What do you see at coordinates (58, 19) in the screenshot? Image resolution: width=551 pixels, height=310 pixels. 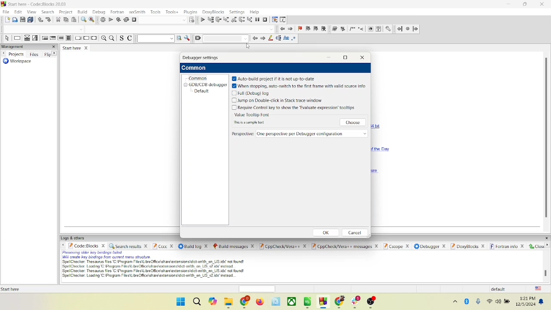 I see `cut` at bounding box center [58, 19].